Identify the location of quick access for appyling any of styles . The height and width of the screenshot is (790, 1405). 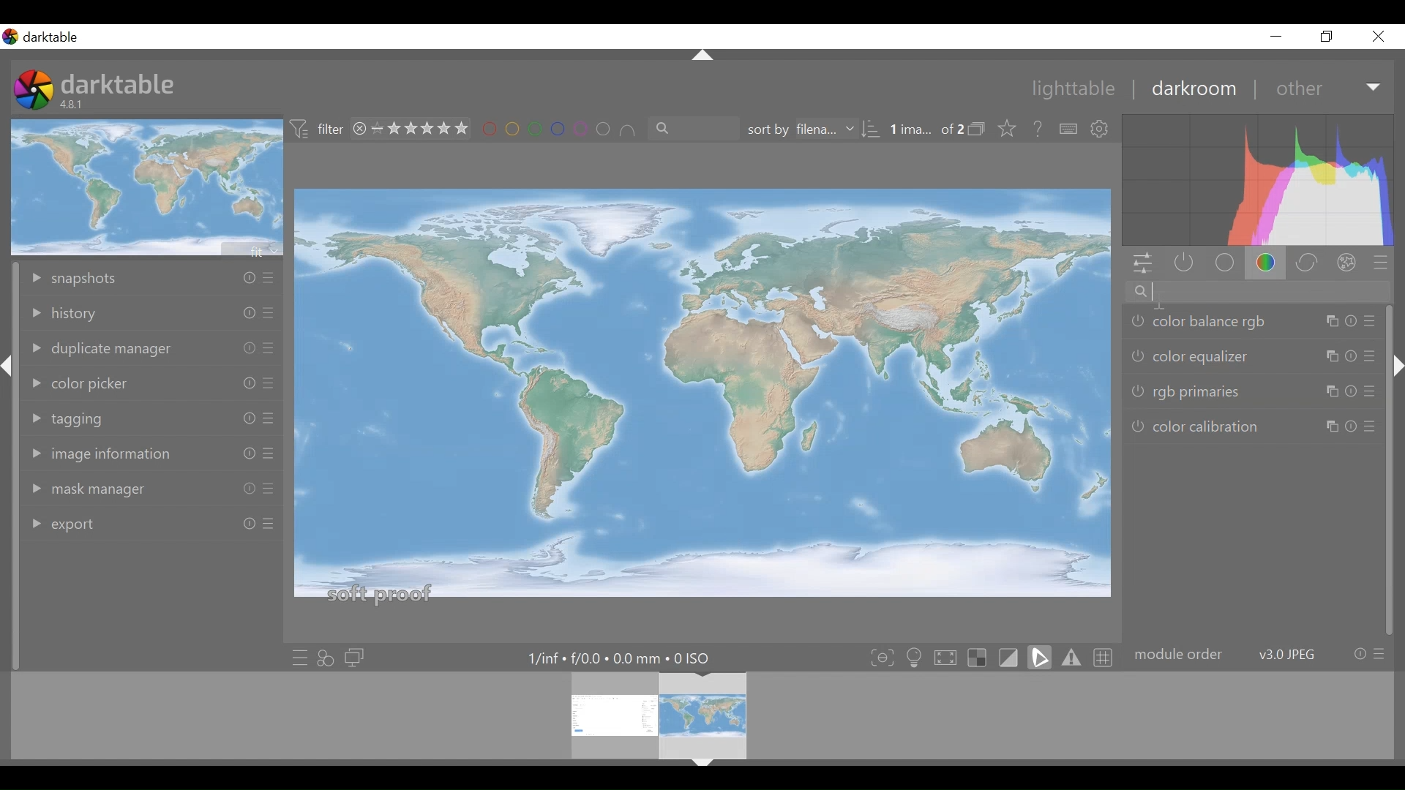
(326, 658).